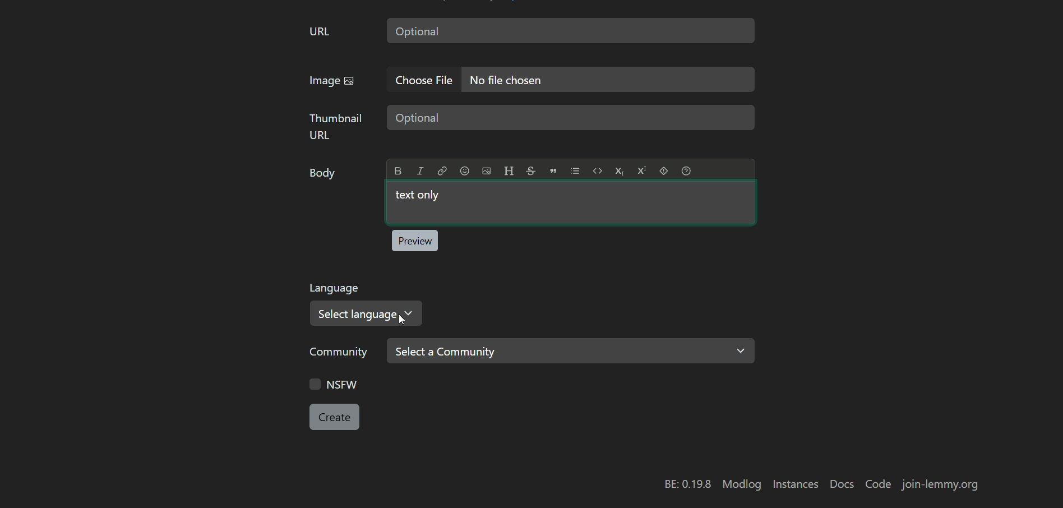 The width and height of the screenshot is (1063, 508). I want to click on Select language, so click(367, 313).